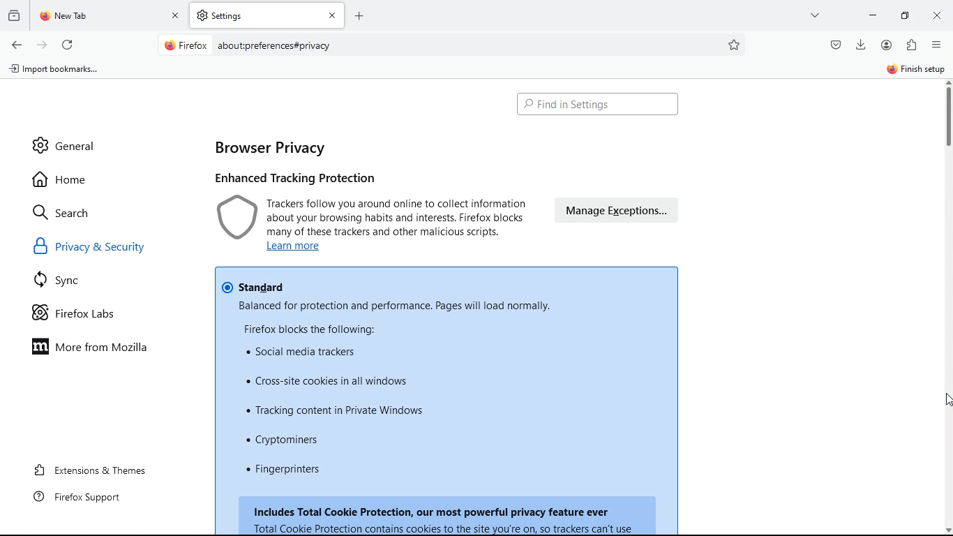 This screenshot has width=953, height=536. What do you see at coordinates (67, 43) in the screenshot?
I see `refresh` at bounding box center [67, 43].